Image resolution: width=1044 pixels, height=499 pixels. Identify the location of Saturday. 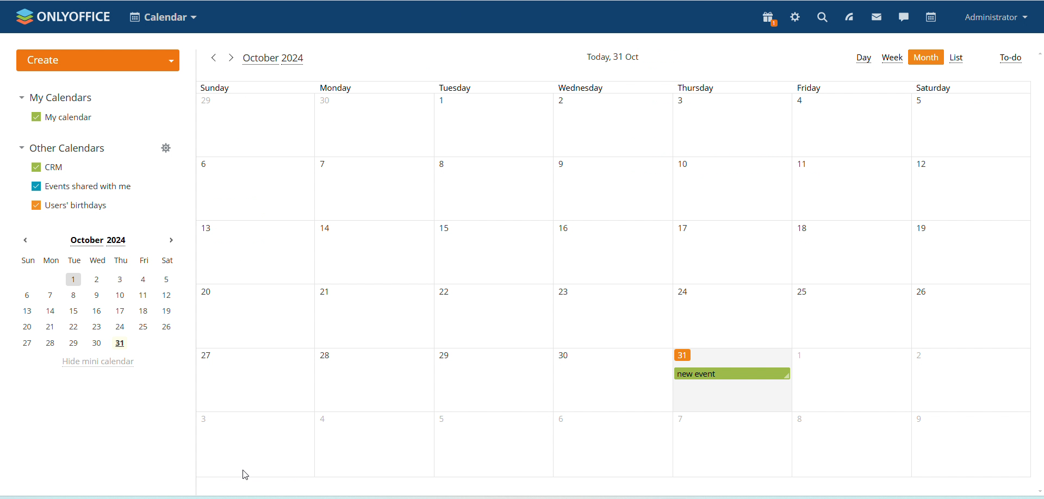
(972, 279).